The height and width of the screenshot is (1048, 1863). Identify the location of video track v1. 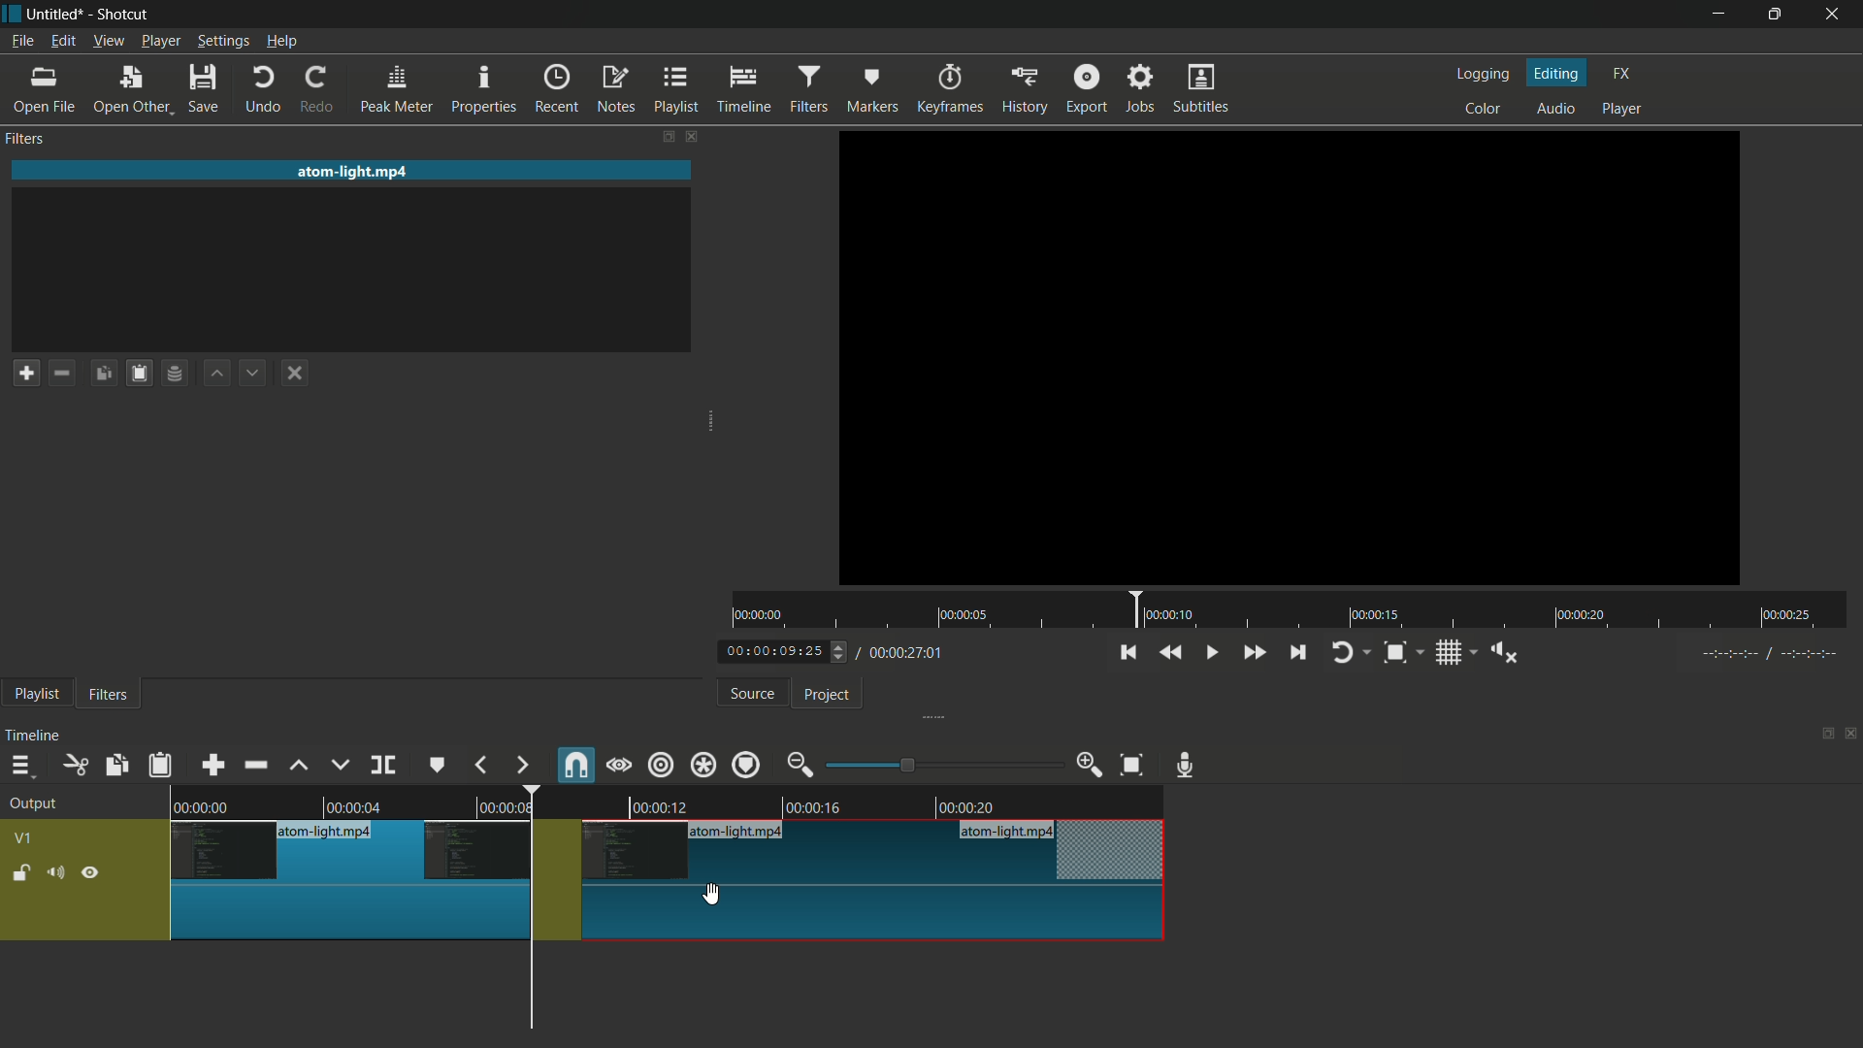
(667, 915).